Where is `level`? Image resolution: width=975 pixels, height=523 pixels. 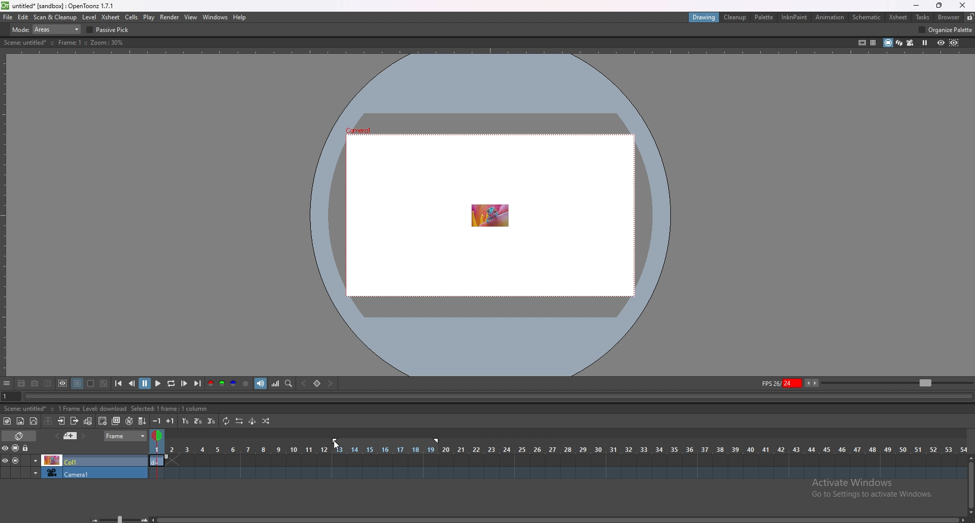 level is located at coordinates (89, 18).